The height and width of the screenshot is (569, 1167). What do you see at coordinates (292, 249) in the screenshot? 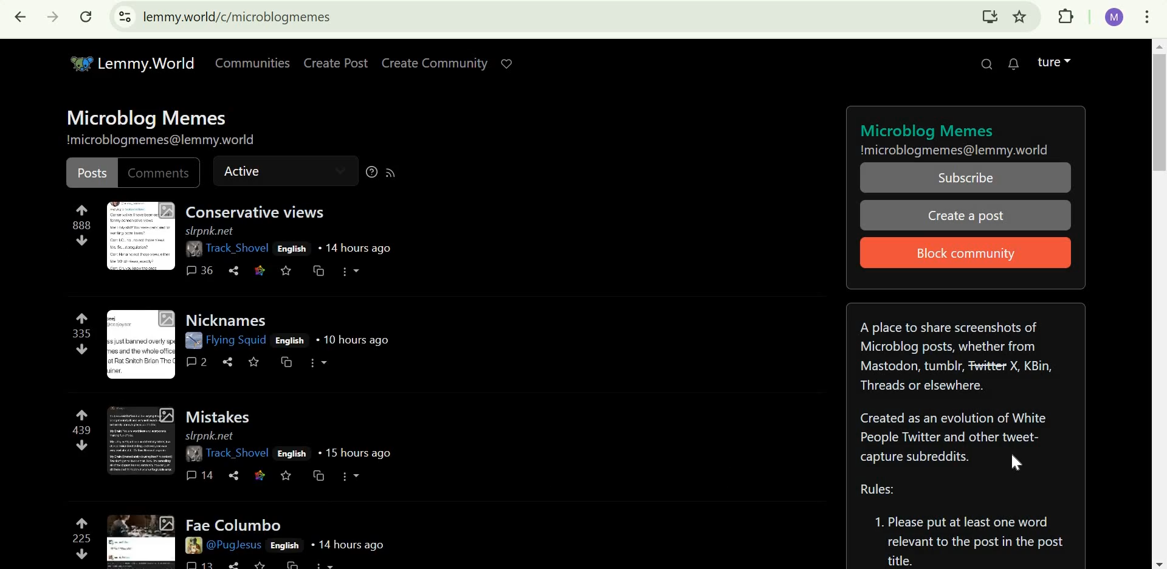
I see `English` at bounding box center [292, 249].